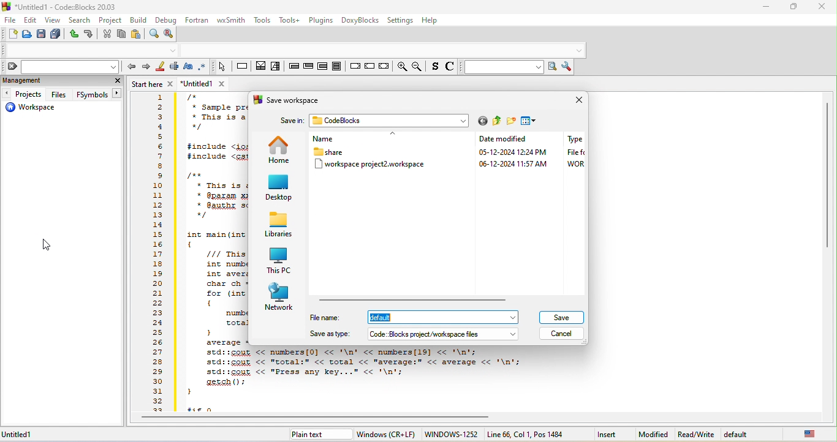  I want to click on settings, so click(400, 21).